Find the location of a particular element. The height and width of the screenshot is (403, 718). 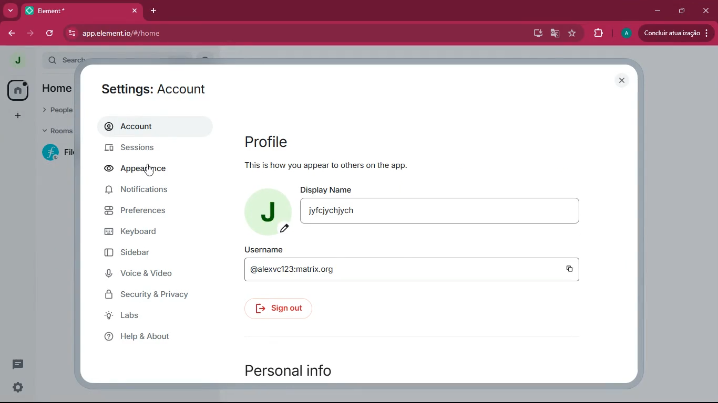

more is located at coordinates (12, 11).